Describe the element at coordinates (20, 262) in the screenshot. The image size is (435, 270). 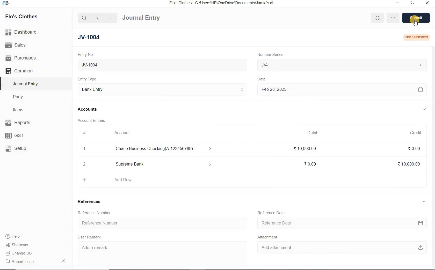
I see `Report Issue` at that location.